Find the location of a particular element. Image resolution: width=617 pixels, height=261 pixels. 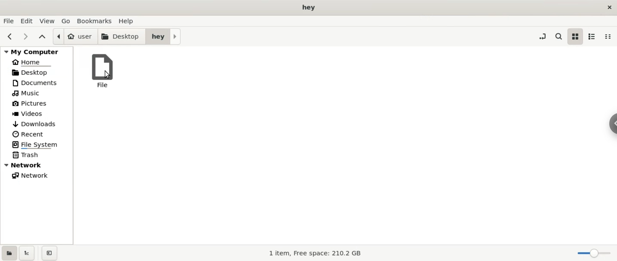

1 item, Free space: 210.2 GB is located at coordinates (316, 254).